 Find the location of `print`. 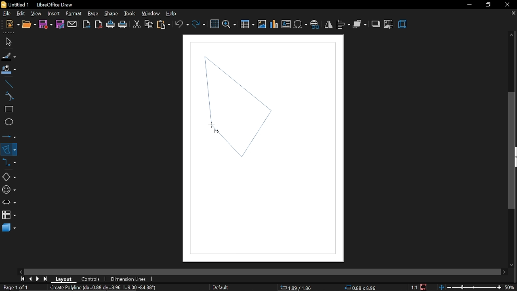

print is located at coordinates (123, 25).